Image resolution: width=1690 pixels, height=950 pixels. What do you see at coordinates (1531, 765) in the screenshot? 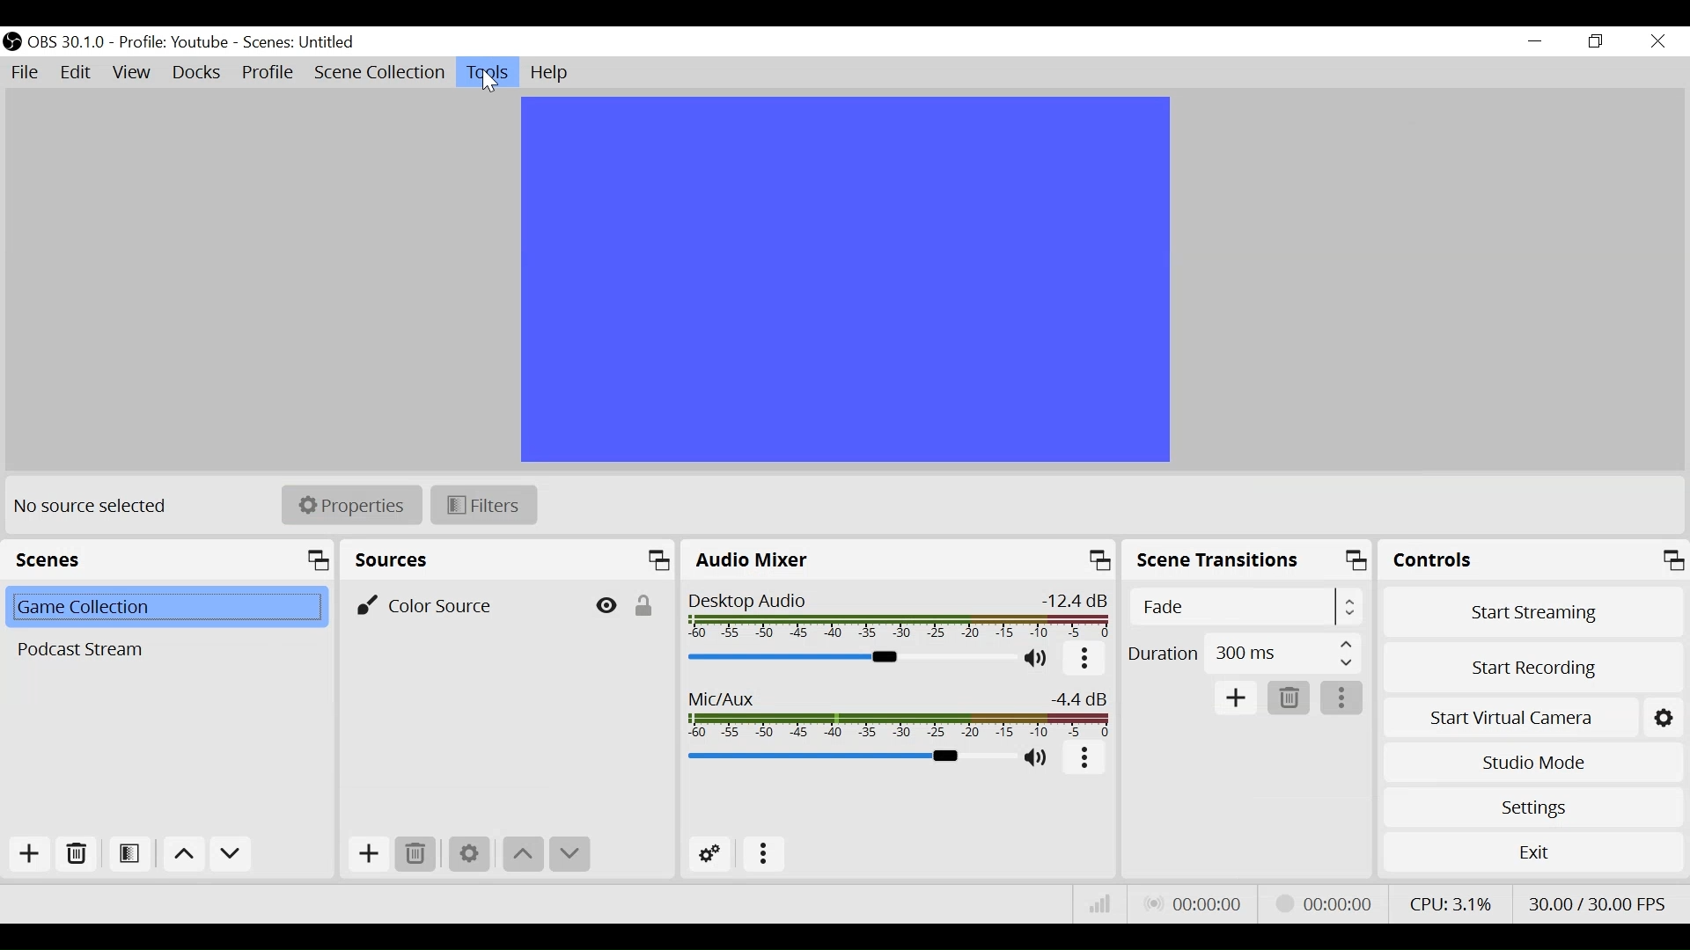
I see `Studio Mode` at bounding box center [1531, 765].